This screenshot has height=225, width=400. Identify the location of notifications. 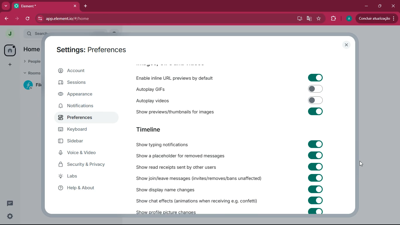
(81, 106).